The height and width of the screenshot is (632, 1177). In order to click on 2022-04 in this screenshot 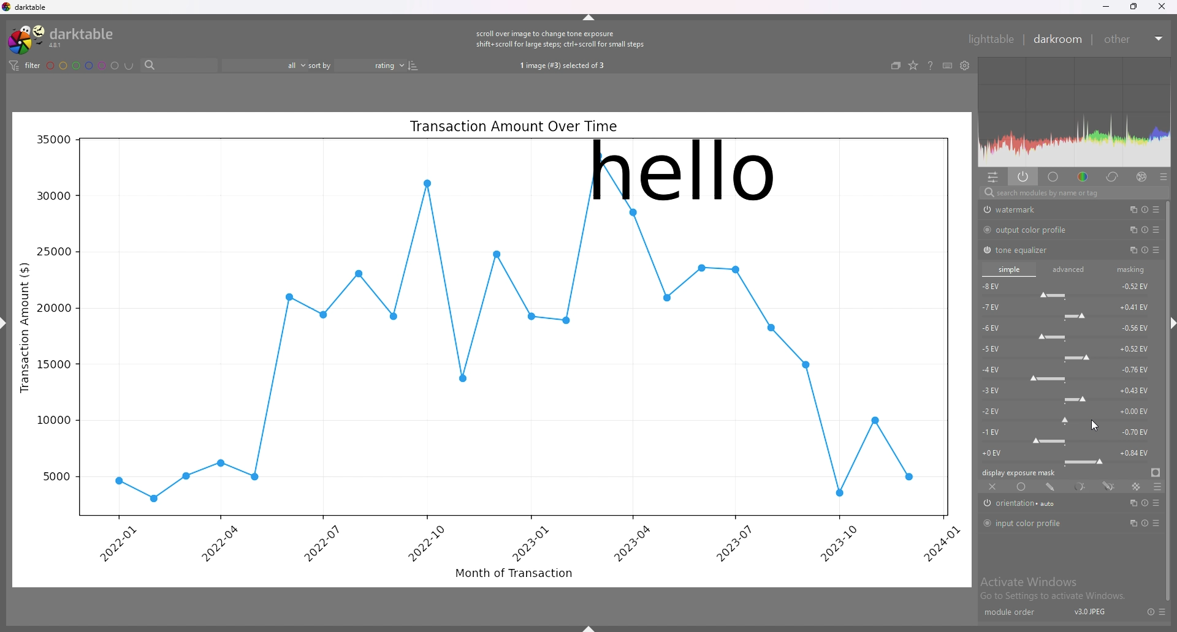, I will do `click(219, 543)`.